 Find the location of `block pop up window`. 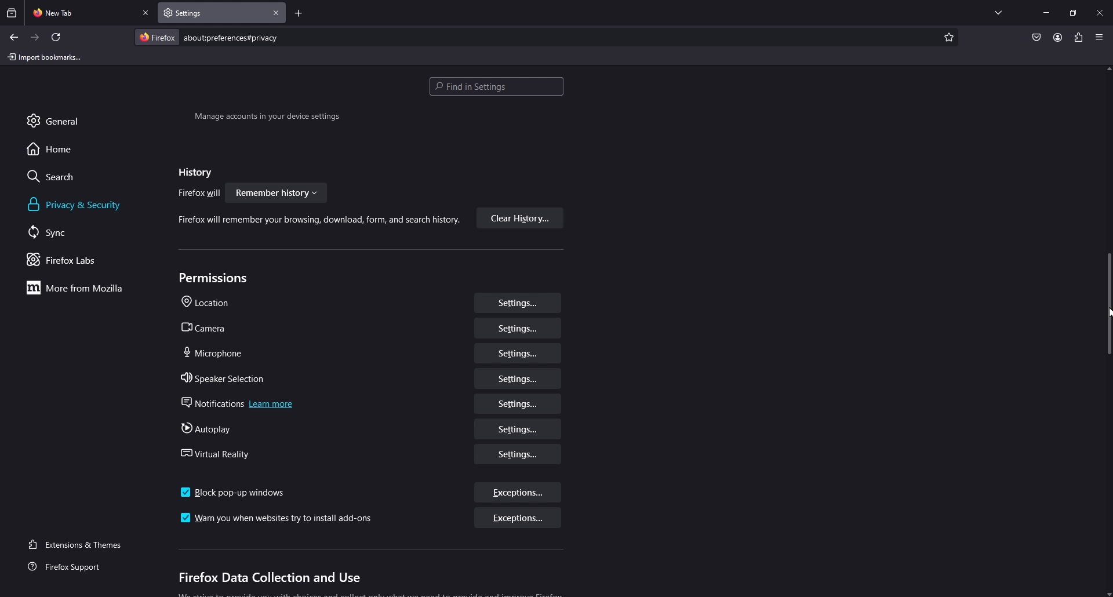

block pop up window is located at coordinates (234, 493).